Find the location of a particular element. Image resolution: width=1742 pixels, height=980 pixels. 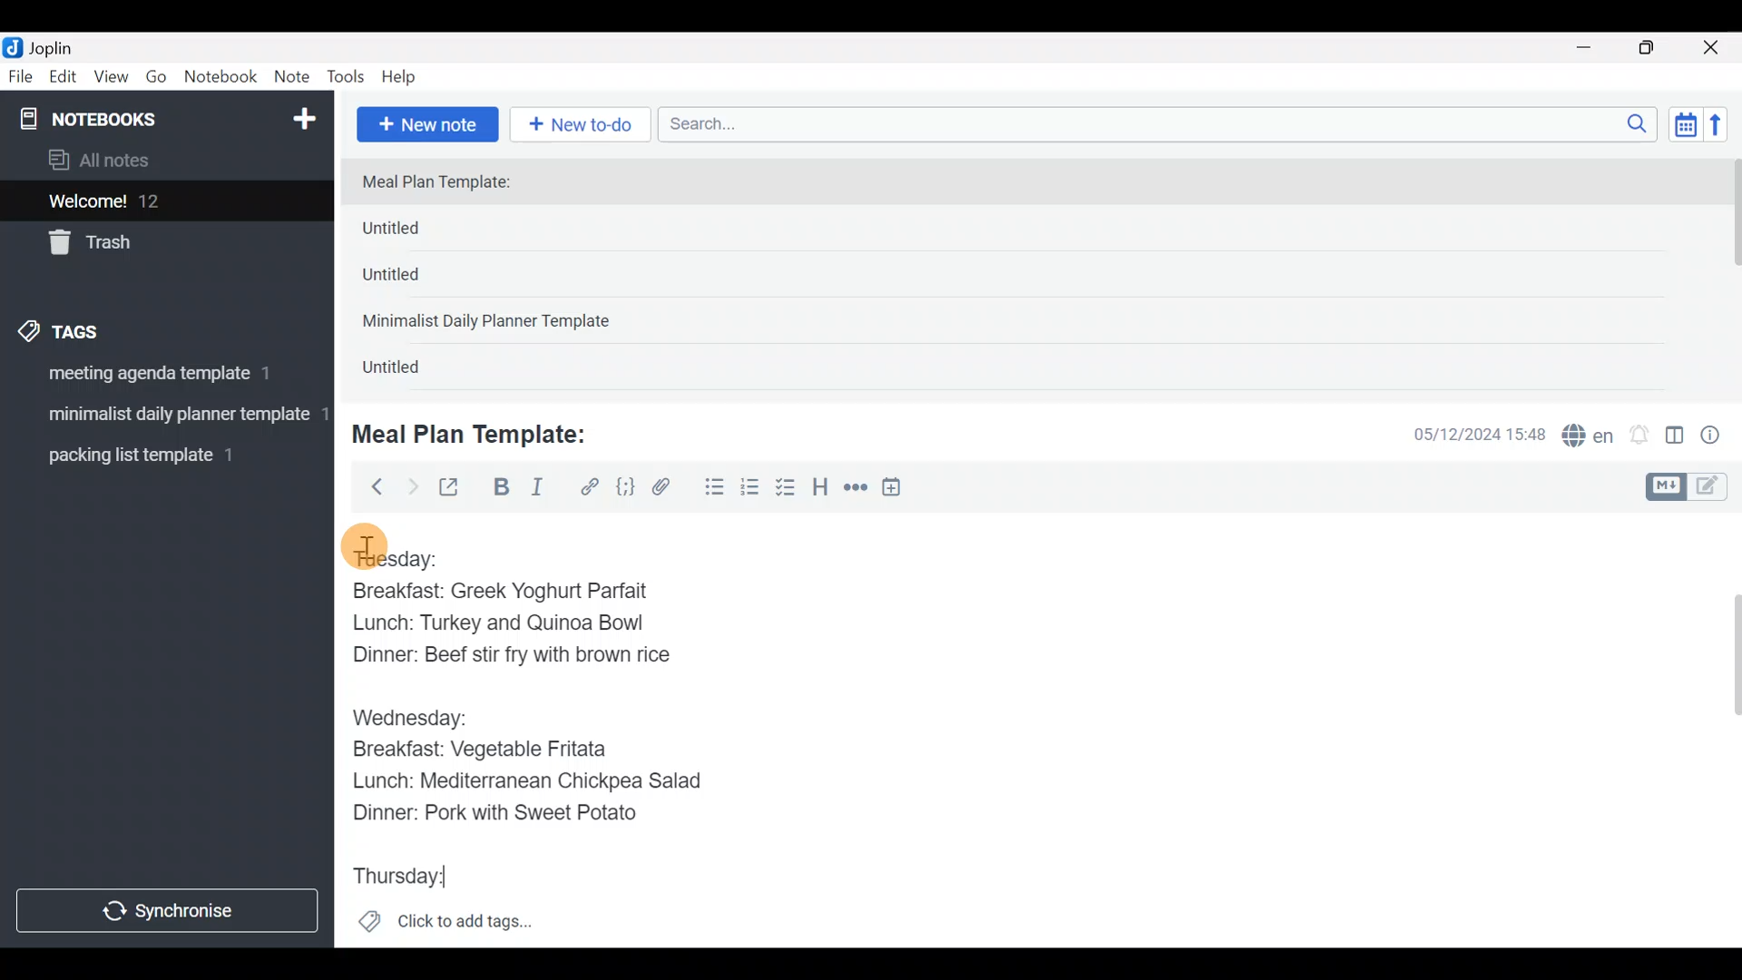

Thursday: is located at coordinates (417, 877).